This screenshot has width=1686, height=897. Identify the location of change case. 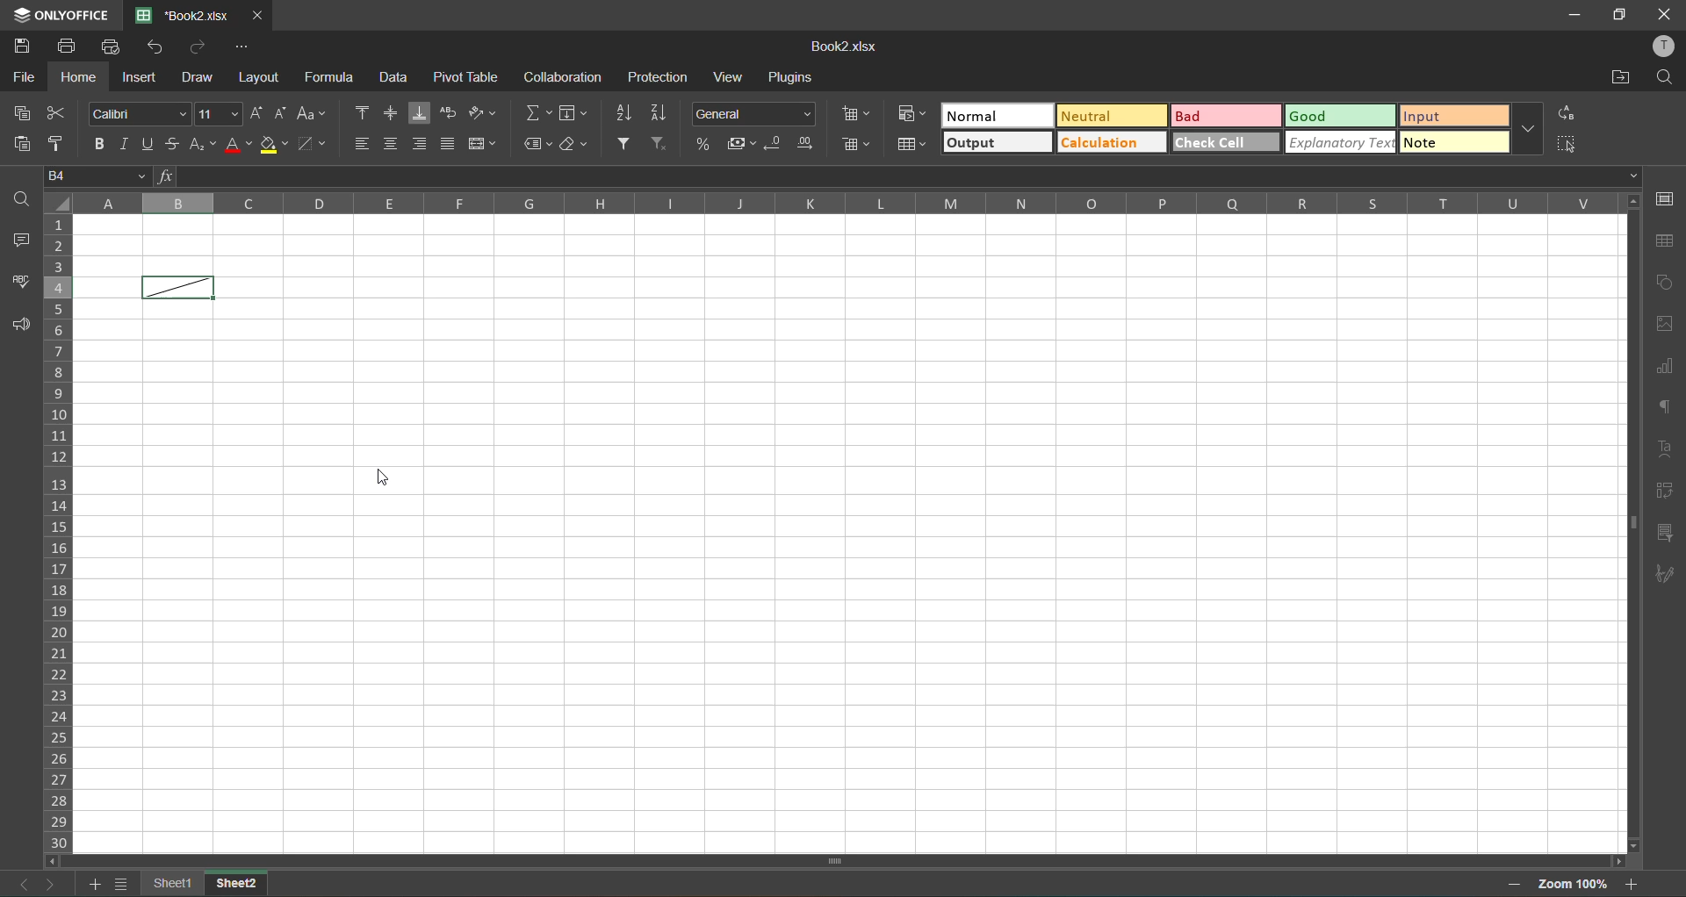
(311, 115).